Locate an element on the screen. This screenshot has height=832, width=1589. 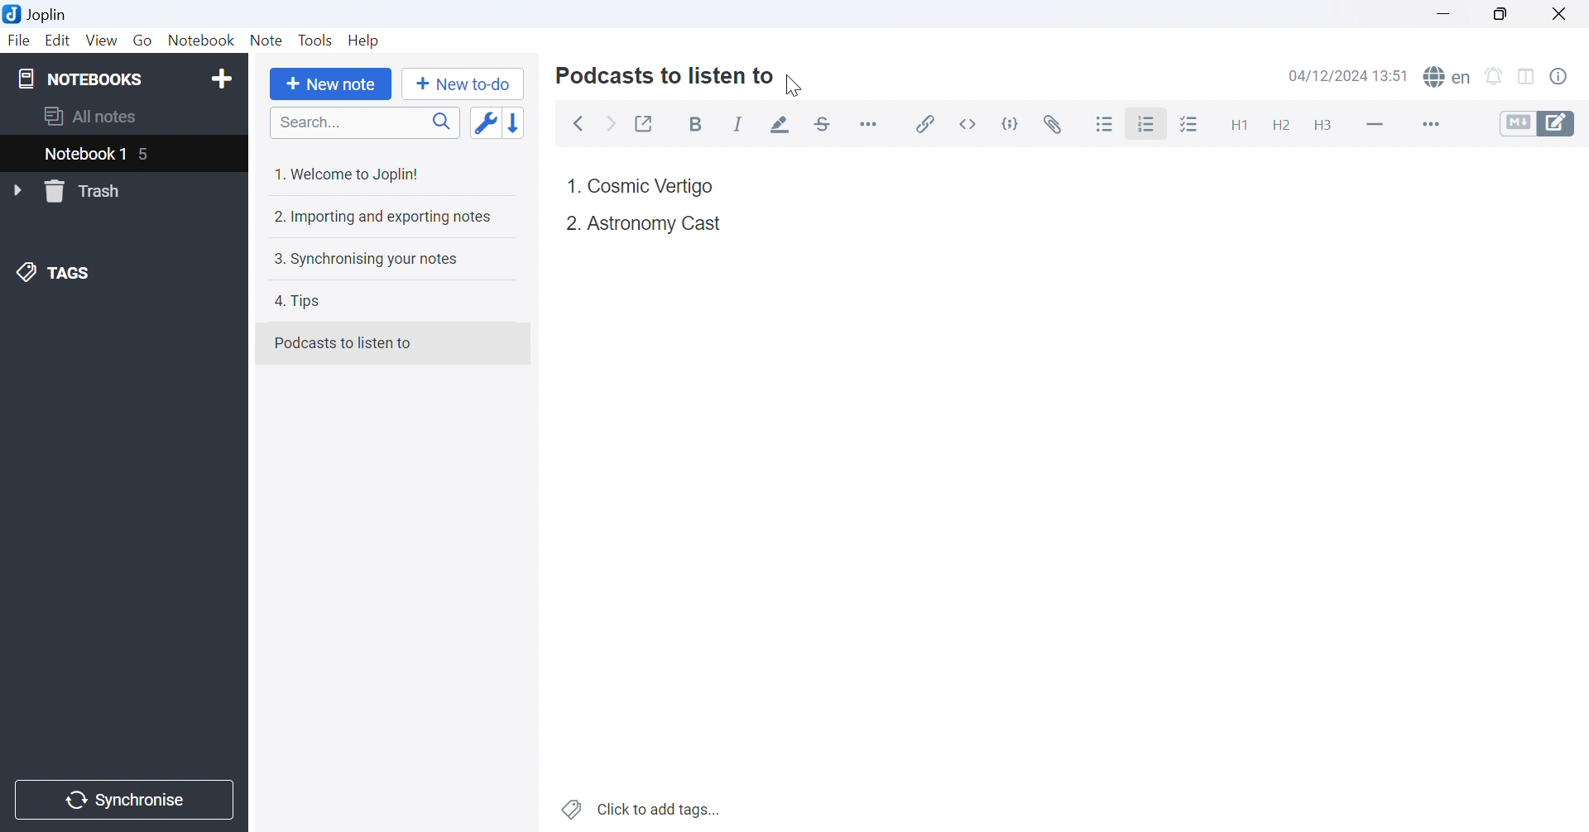
Astronomy Cast is located at coordinates (653, 222).